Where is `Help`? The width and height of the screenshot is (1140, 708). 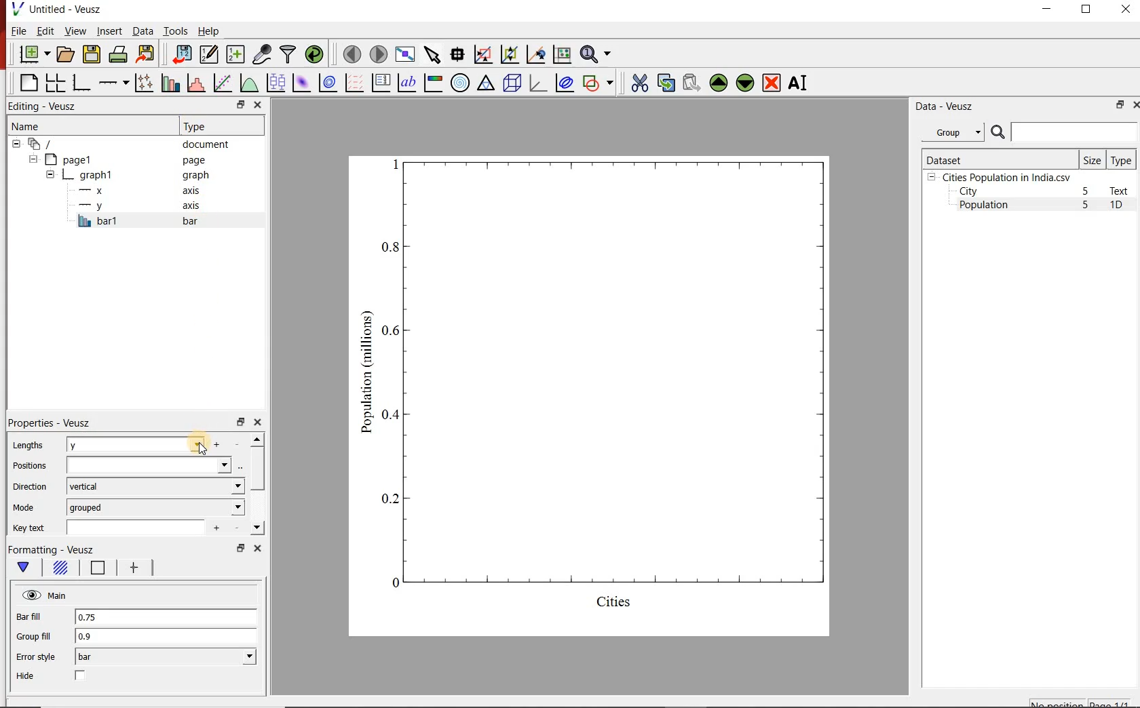 Help is located at coordinates (210, 31).